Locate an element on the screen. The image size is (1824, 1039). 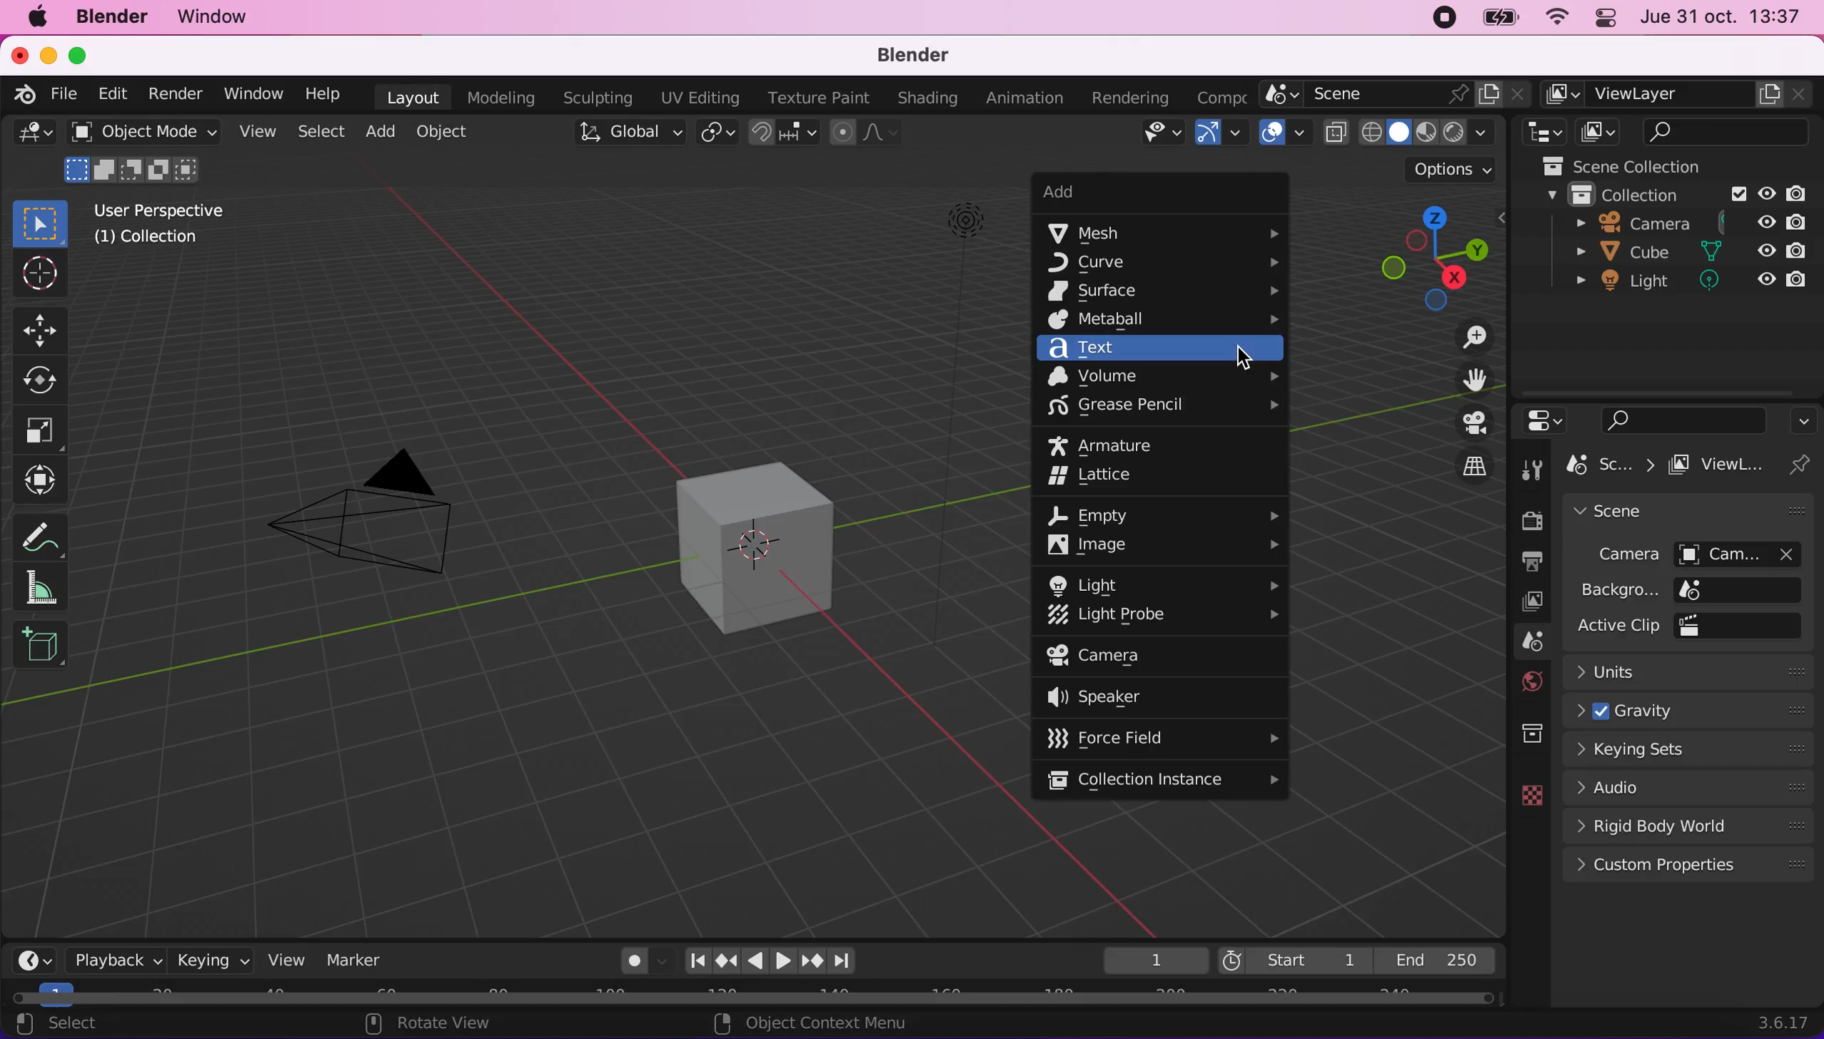
uv editing is located at coordinates (697, 99).